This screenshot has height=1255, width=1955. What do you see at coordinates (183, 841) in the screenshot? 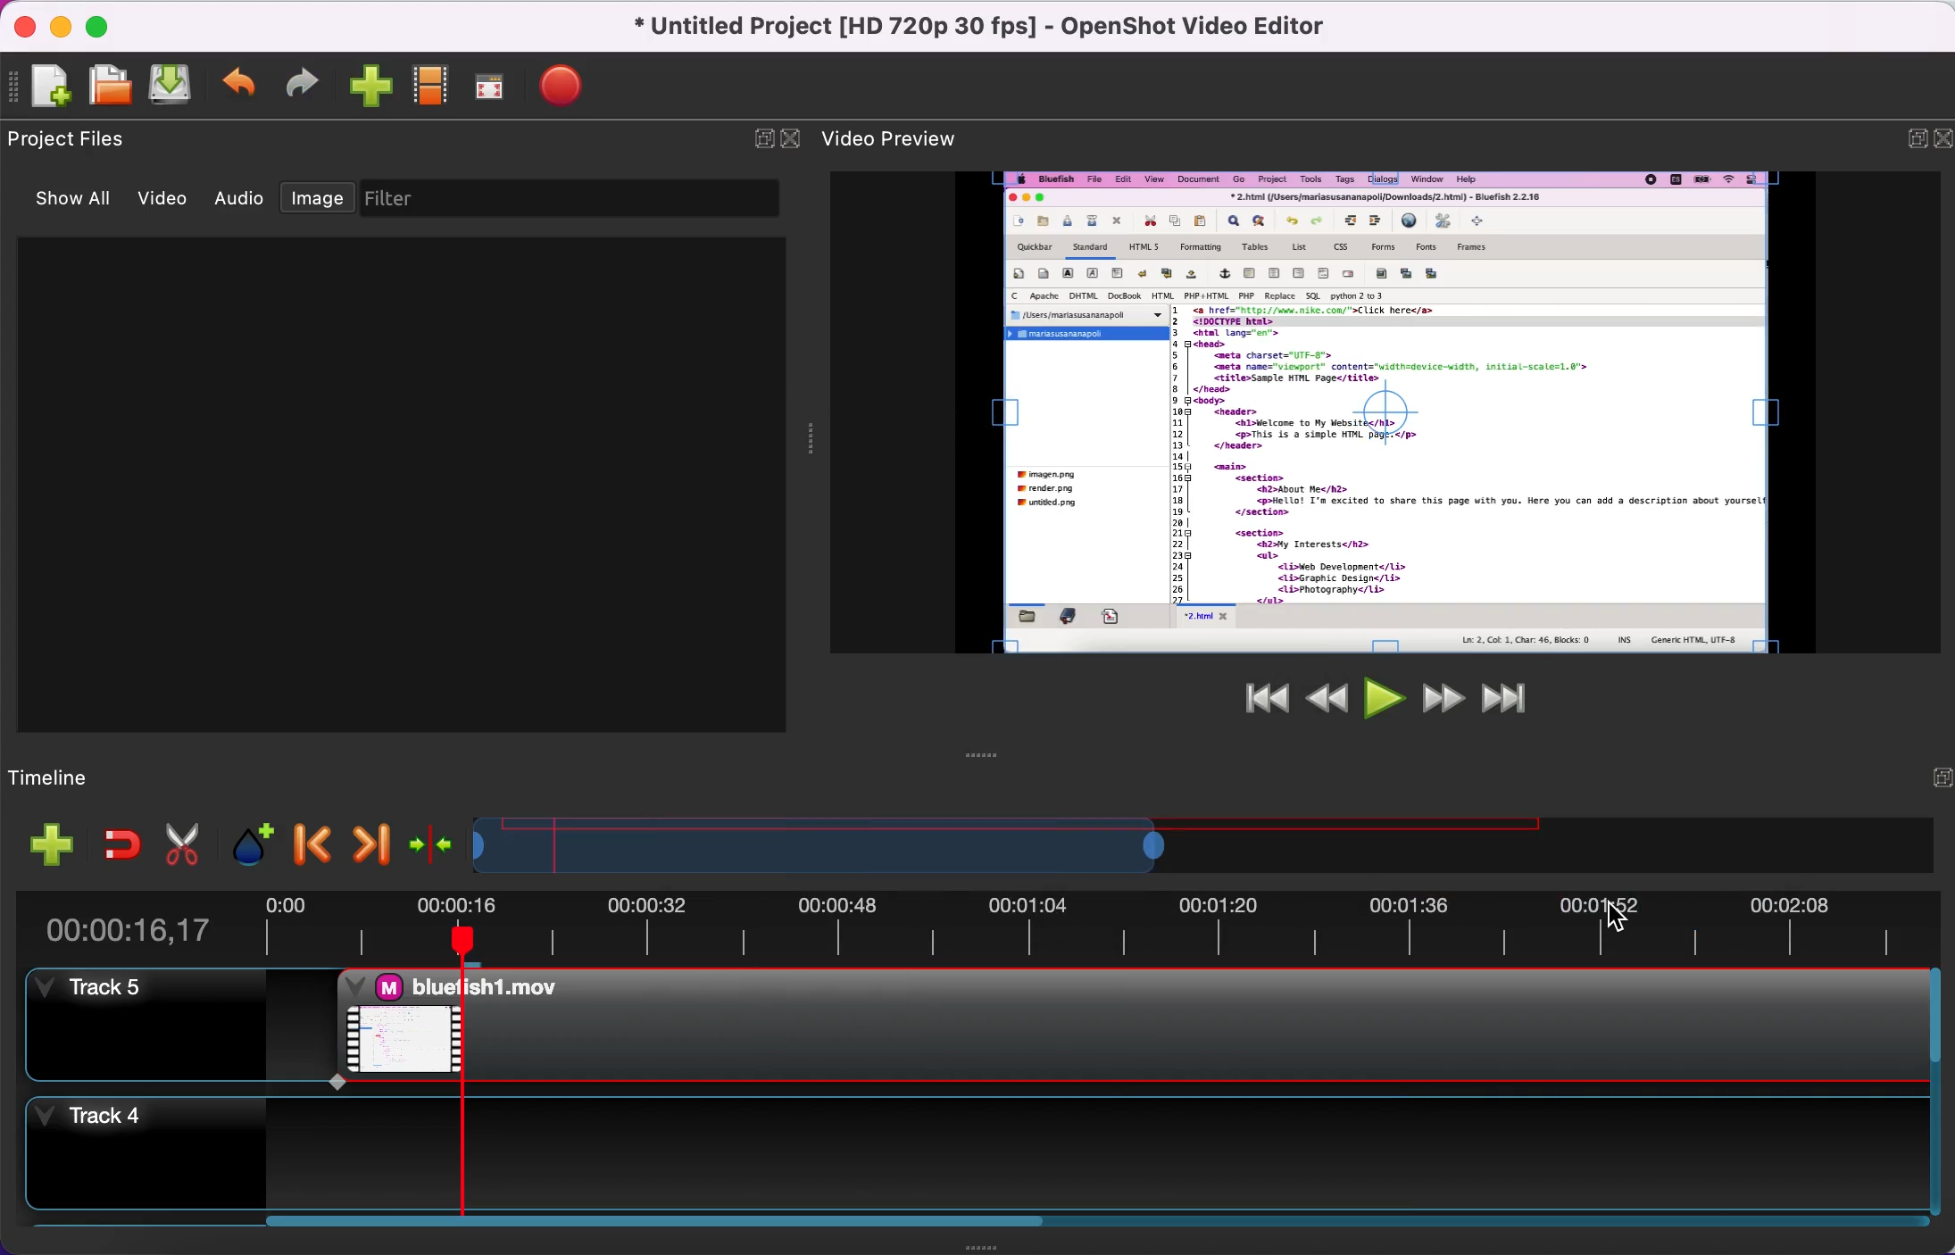
I see `cut` at bounding box center [183, 841].